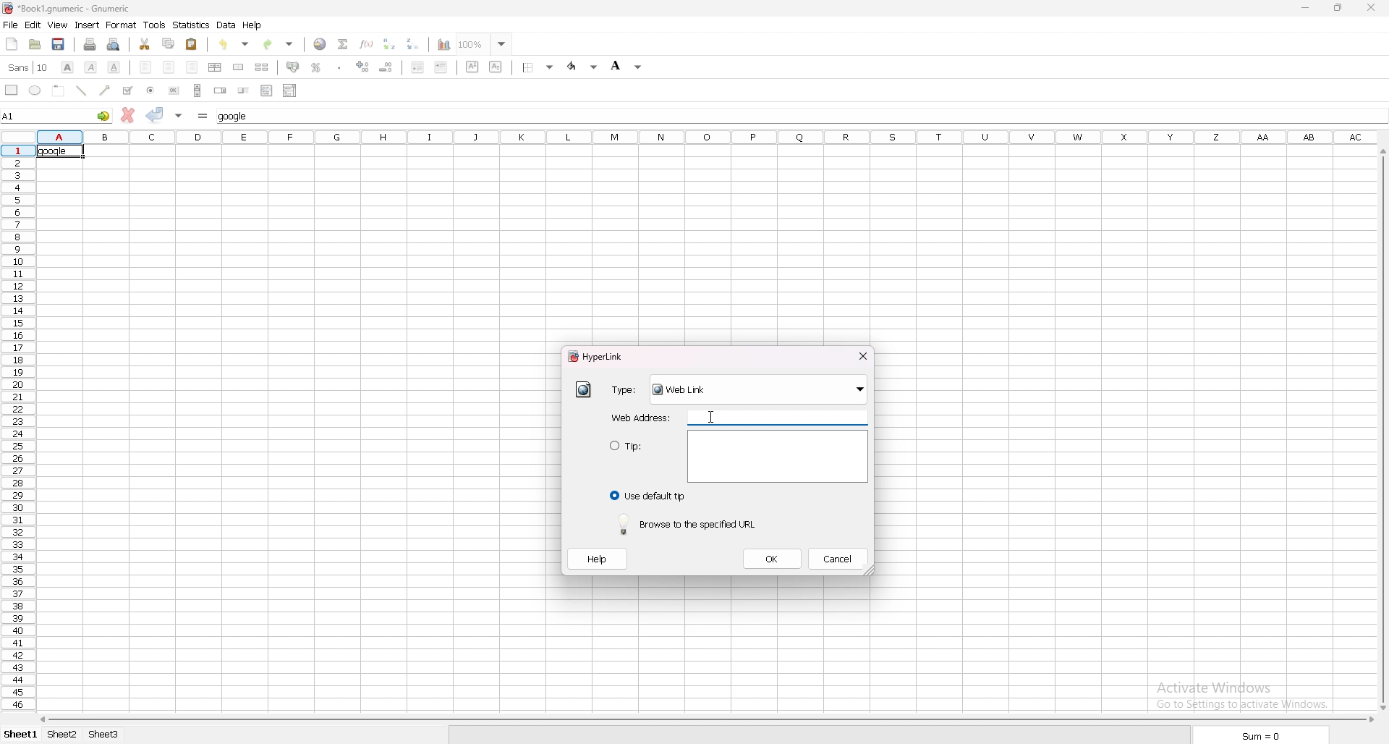 The width and height of the screenshot is (1389, 744). Describe the element at coordinates (386, 67) in the screenshot. I see `decrease decimals` at that location.